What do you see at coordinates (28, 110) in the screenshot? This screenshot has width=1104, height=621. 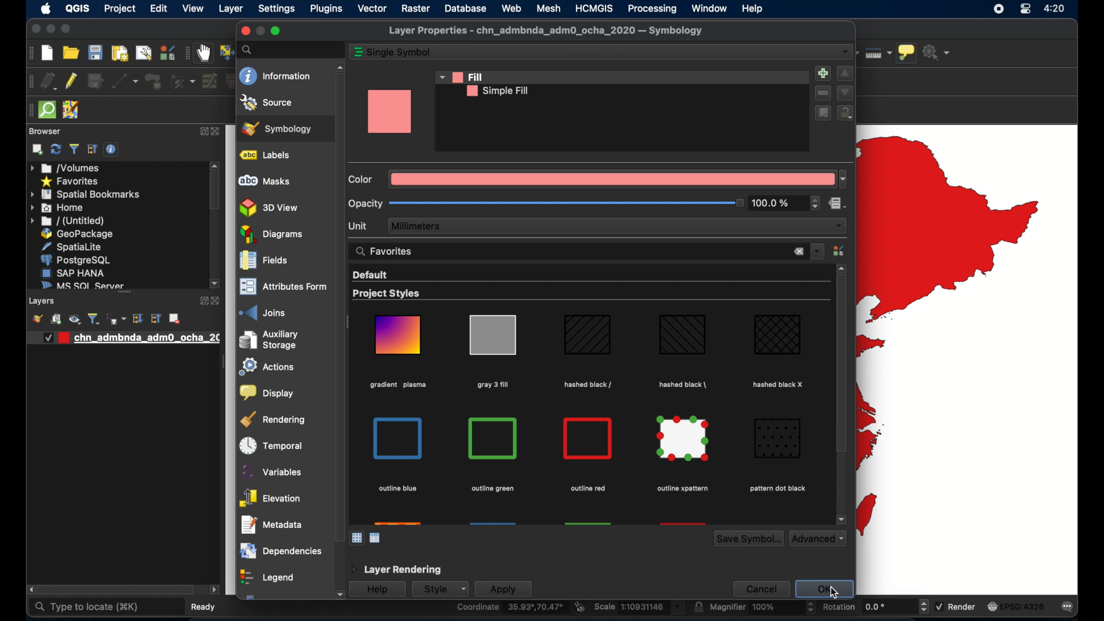 I see `drag handle` at bounding box center [28, 110].